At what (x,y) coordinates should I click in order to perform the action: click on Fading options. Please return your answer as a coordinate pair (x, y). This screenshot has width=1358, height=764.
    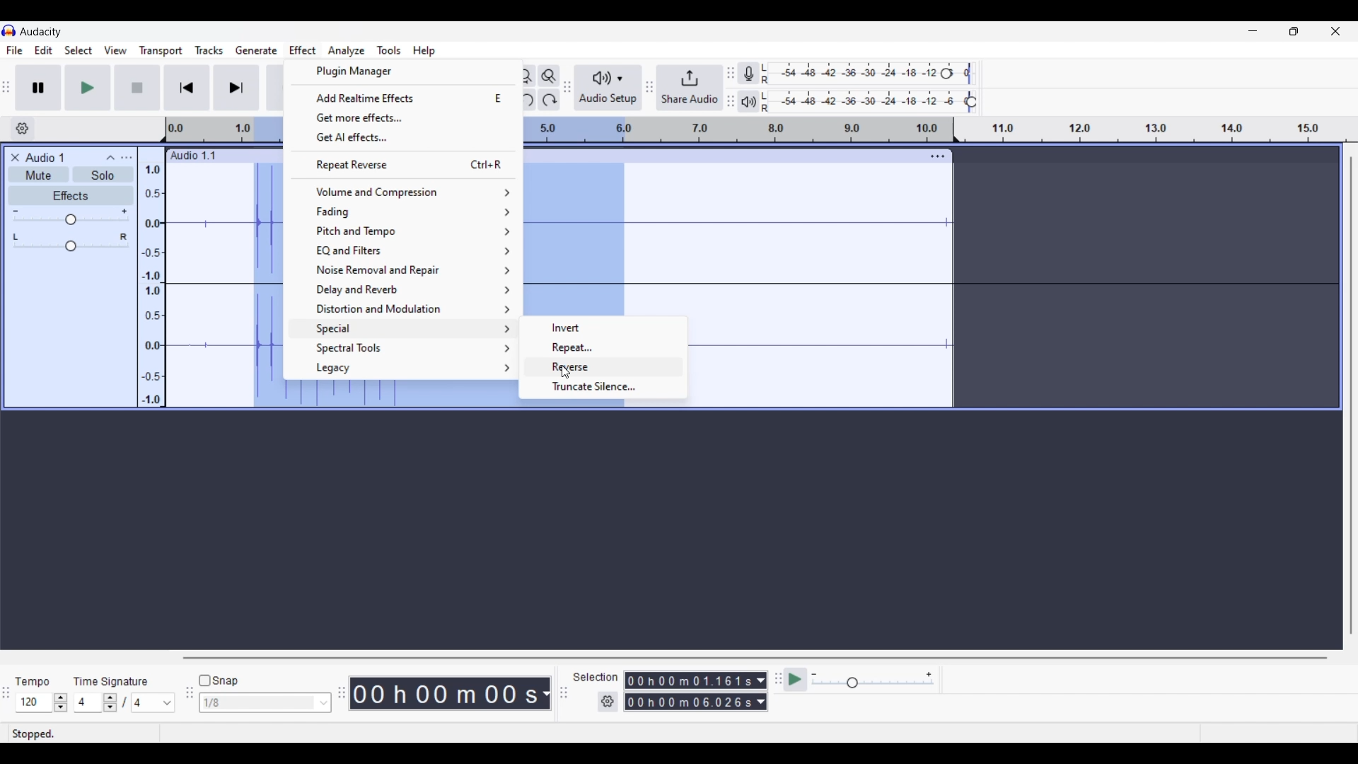
    Looking at the image, I should click on (402, 212).